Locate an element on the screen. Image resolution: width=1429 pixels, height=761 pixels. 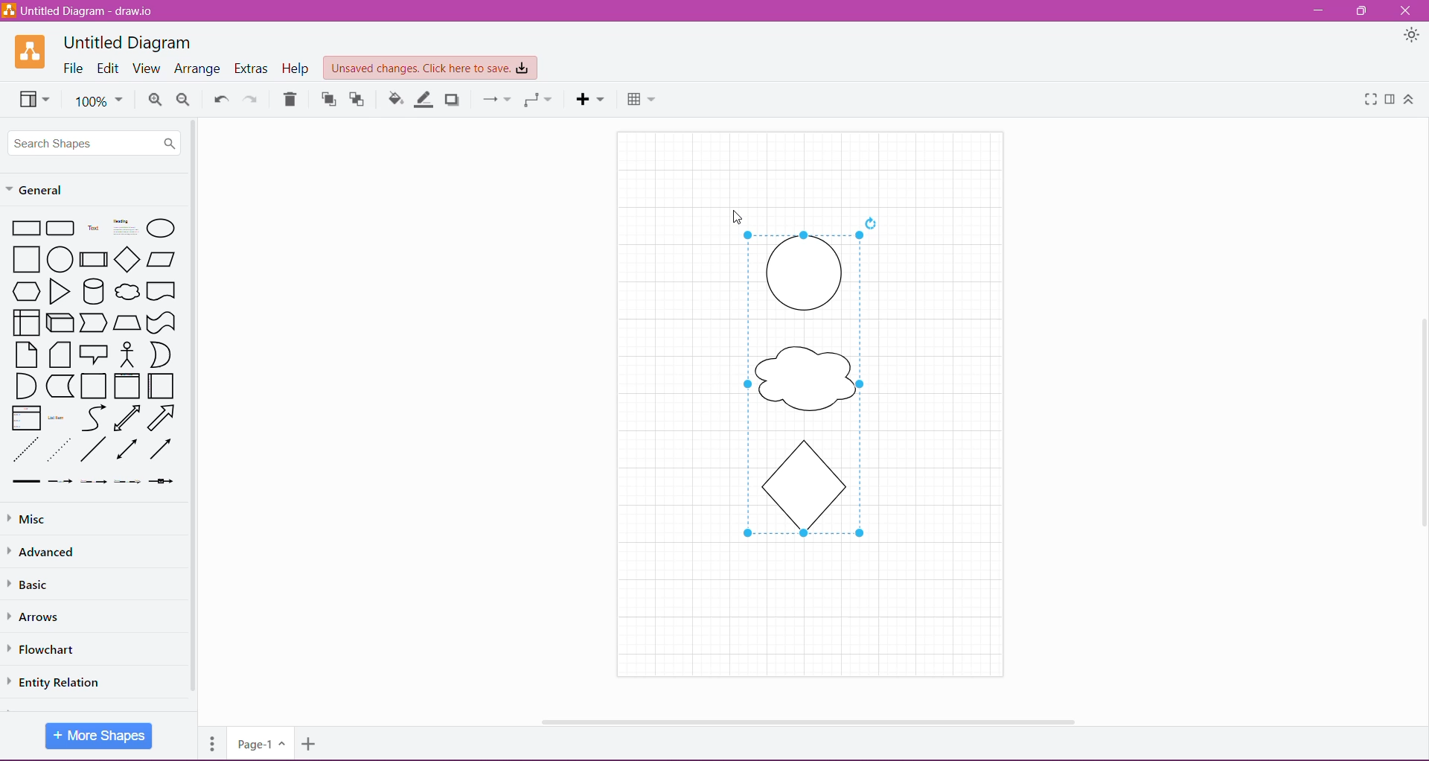
Edit is located at coordinates (109, 69).